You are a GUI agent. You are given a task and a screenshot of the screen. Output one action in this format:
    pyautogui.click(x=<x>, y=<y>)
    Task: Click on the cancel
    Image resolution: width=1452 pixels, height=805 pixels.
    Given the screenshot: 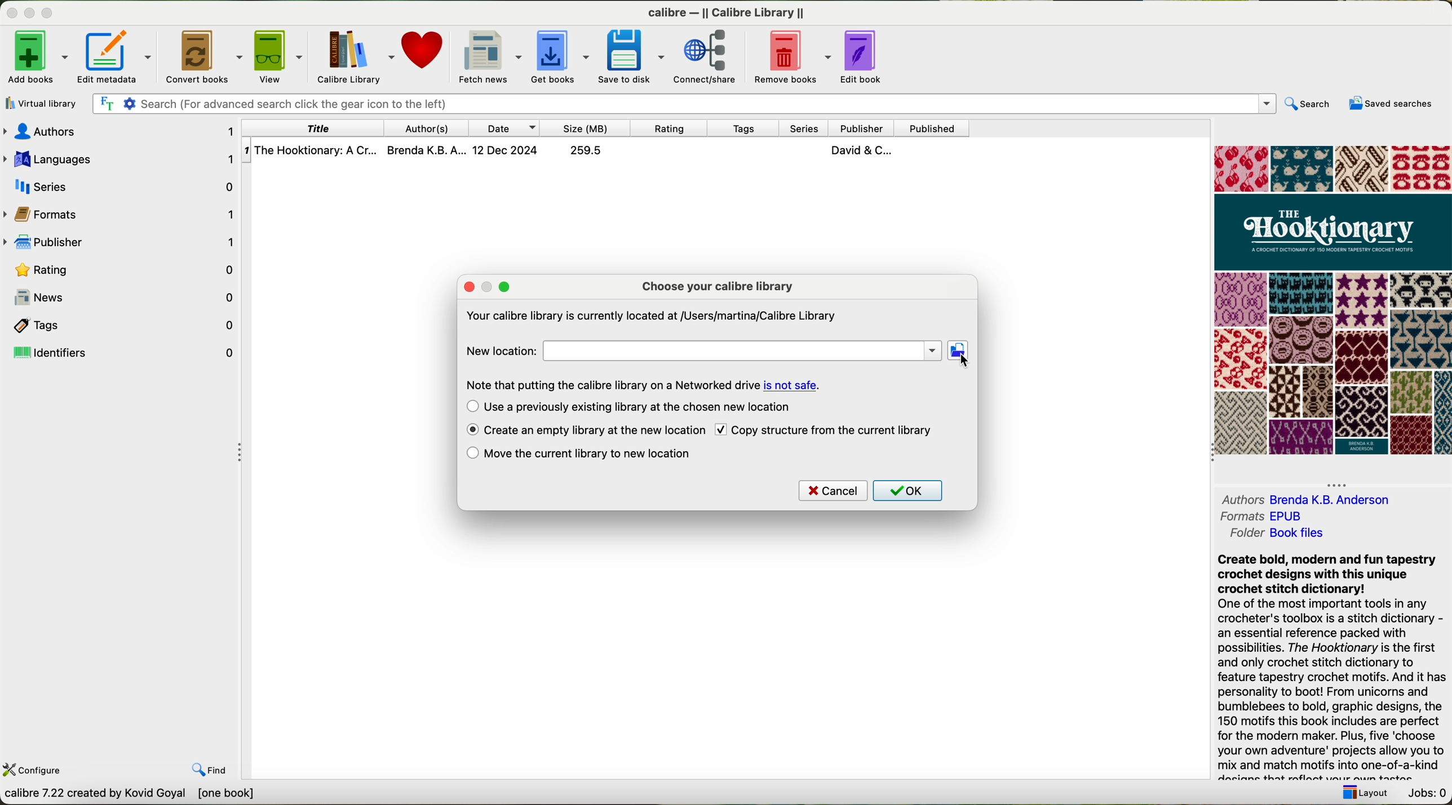 What is the action you would take?
    pyautogui.click(x=833, y=490)
    